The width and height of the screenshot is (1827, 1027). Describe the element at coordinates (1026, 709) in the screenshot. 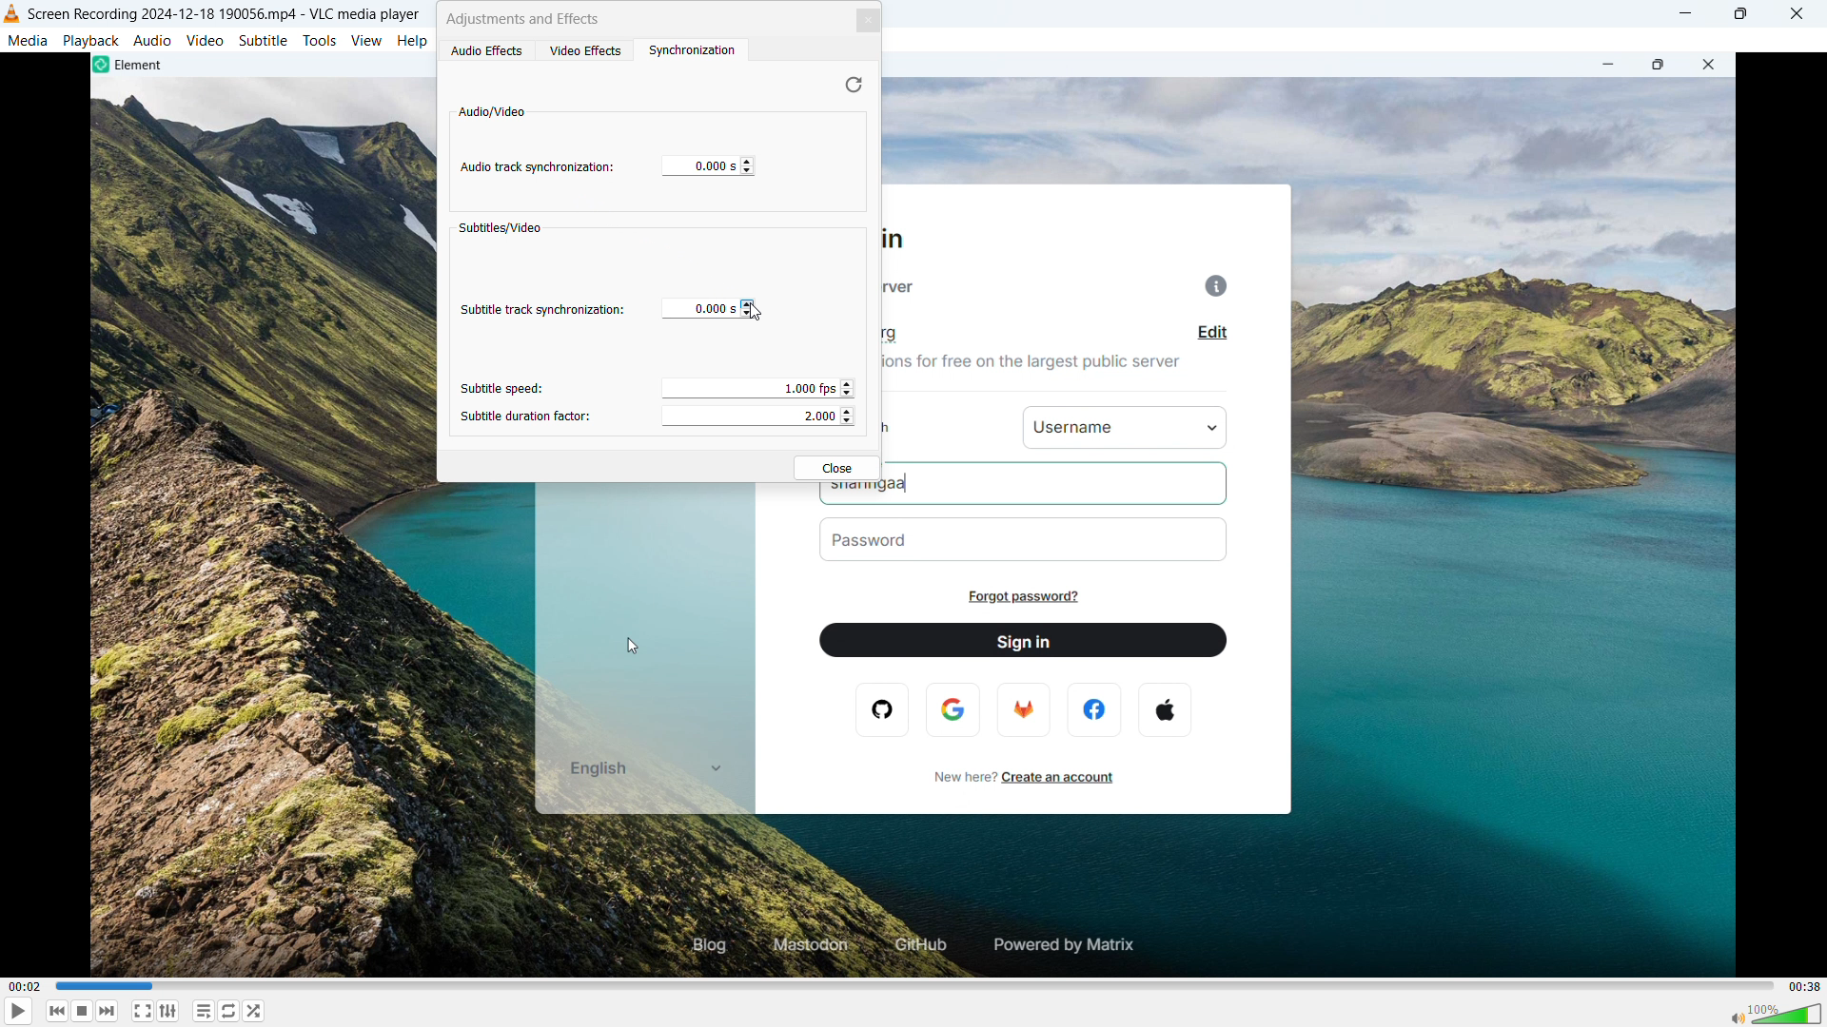

I see `firefox logo` at that location.